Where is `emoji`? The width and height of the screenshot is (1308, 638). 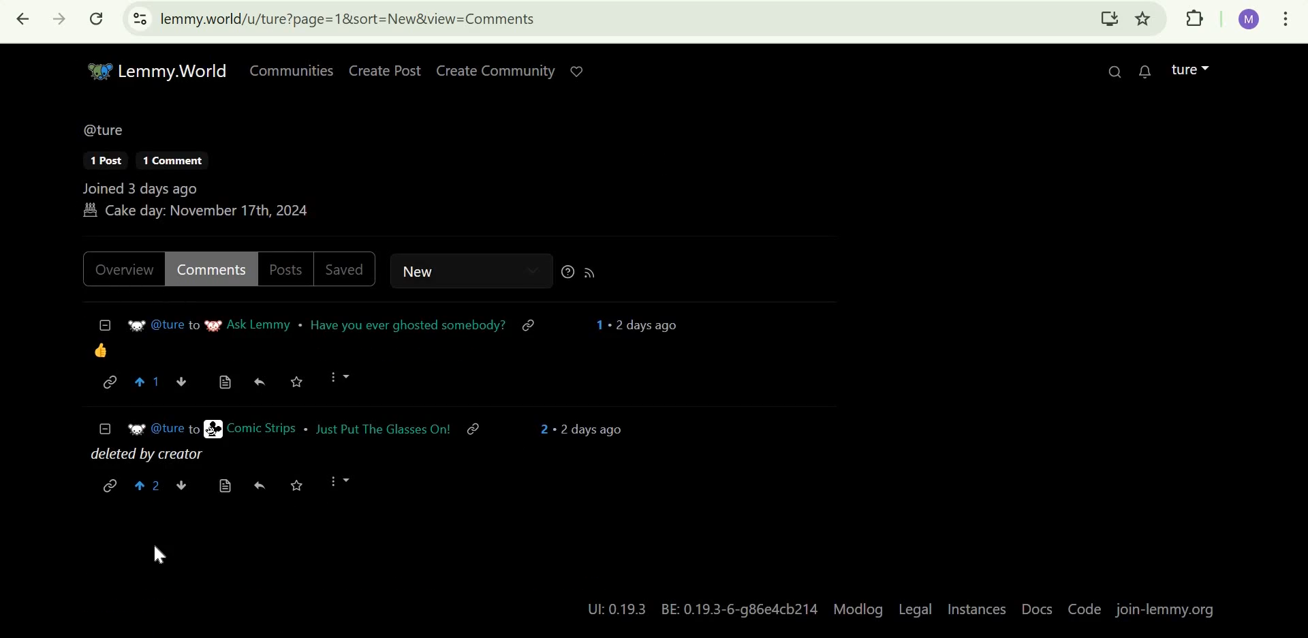 emoji is located at coordinates (101, 350).